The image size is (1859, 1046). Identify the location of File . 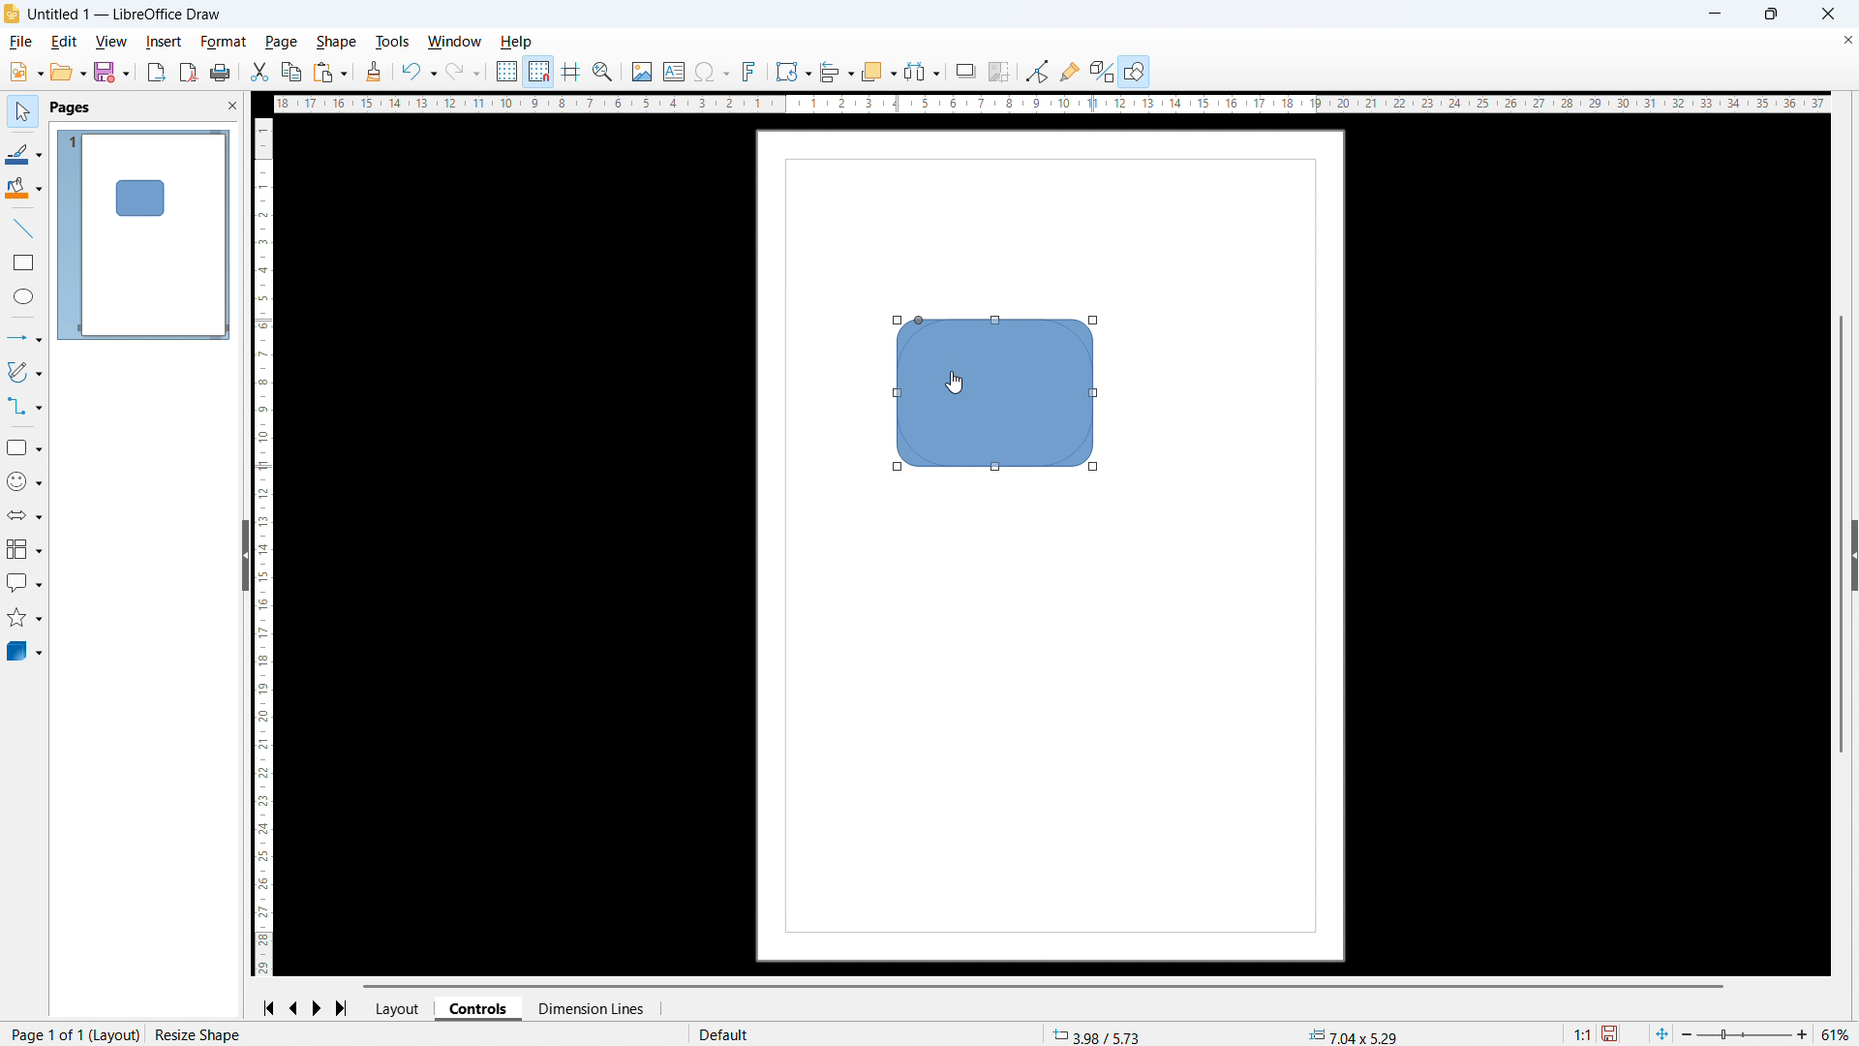
(22, 42).